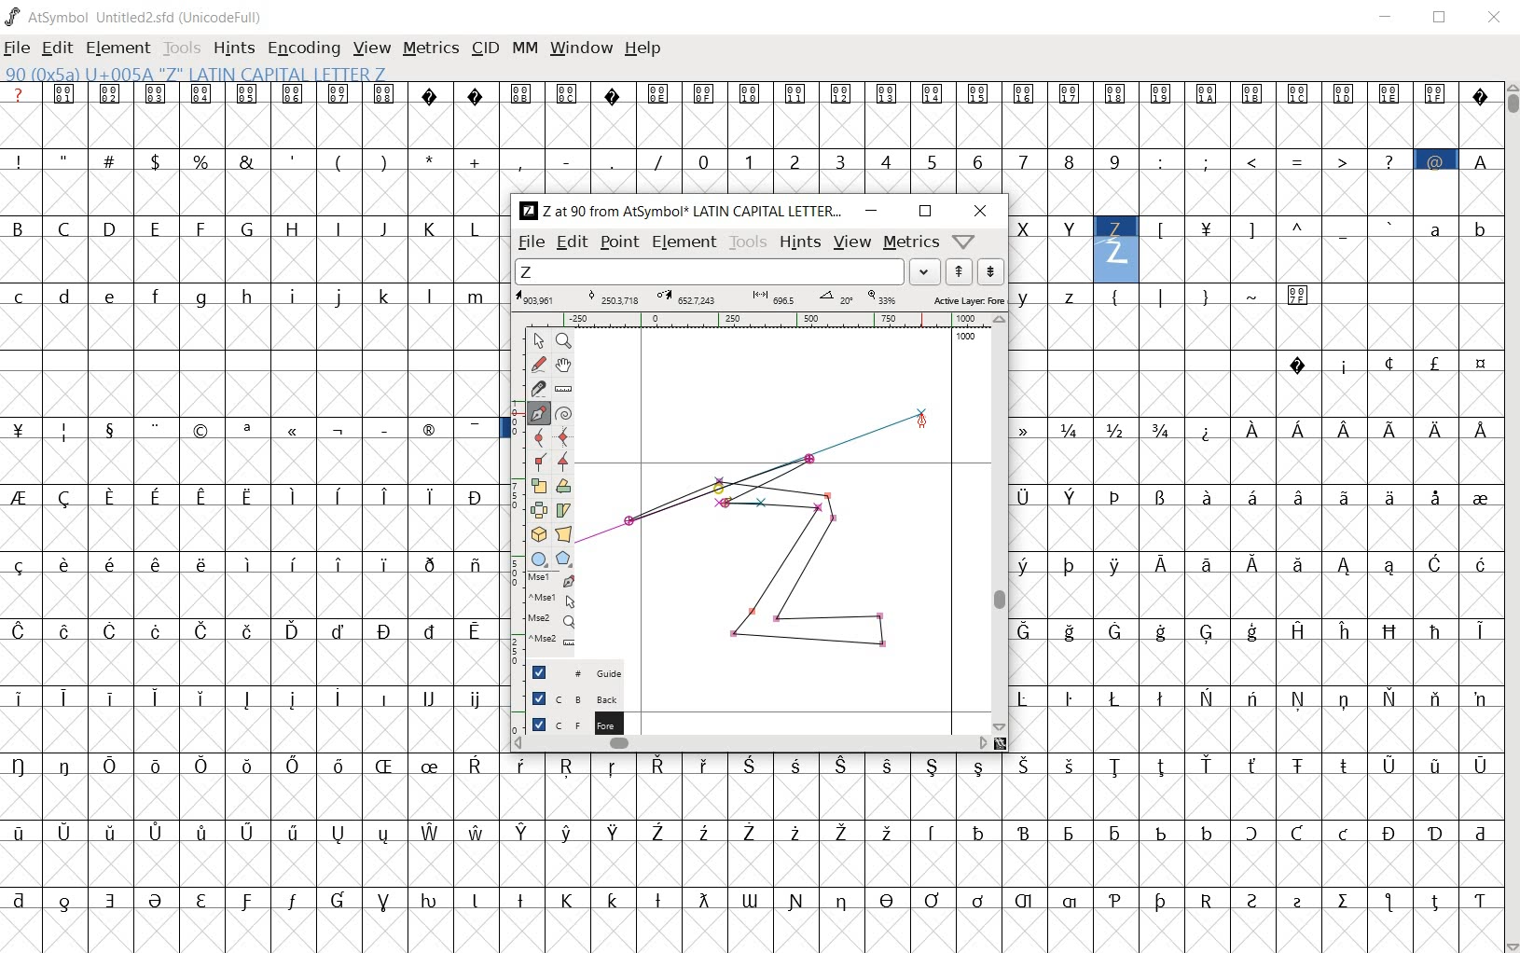  Describe the element at coordinates (911, 243) in the screenshot. I see `metrics` at that location.